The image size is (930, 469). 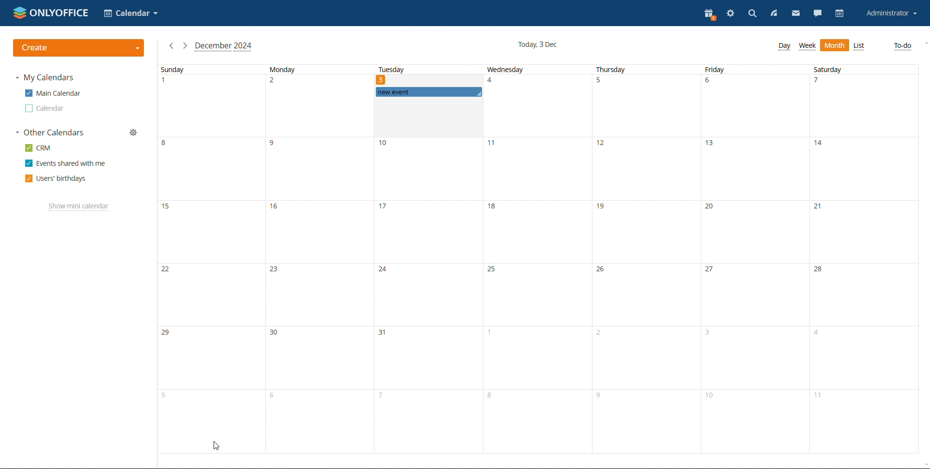 What do you see at coordinates (131, 13) in the screenshot?
I see `select application` at bounding box center [131, 13].